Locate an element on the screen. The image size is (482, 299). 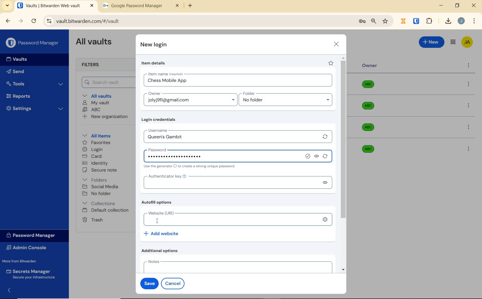
cursor is located at coordinates (158, 221).